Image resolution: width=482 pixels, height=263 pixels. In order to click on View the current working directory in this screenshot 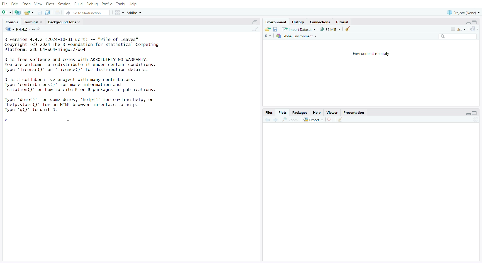, I will do `click(40, 30)`.